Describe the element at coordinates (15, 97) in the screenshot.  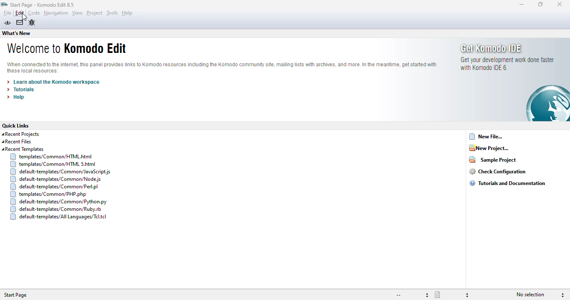
I see `help` at that location.